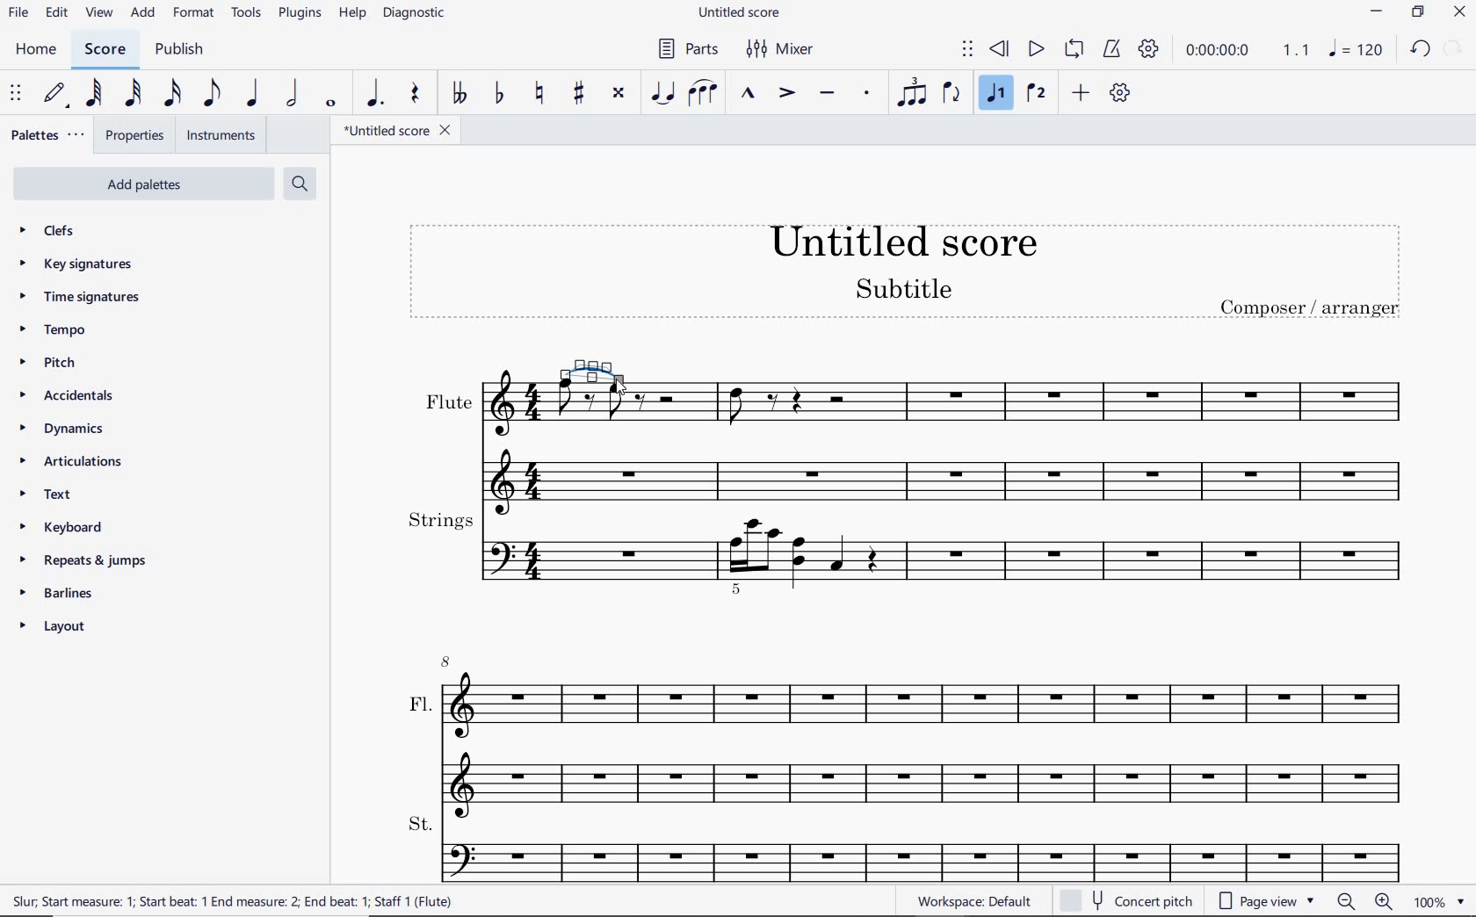 The width and height of the screenshot is (1476, 917). Describe the element at coordinates (145, 183) in the screenshot. I see `add palettes` at that location.